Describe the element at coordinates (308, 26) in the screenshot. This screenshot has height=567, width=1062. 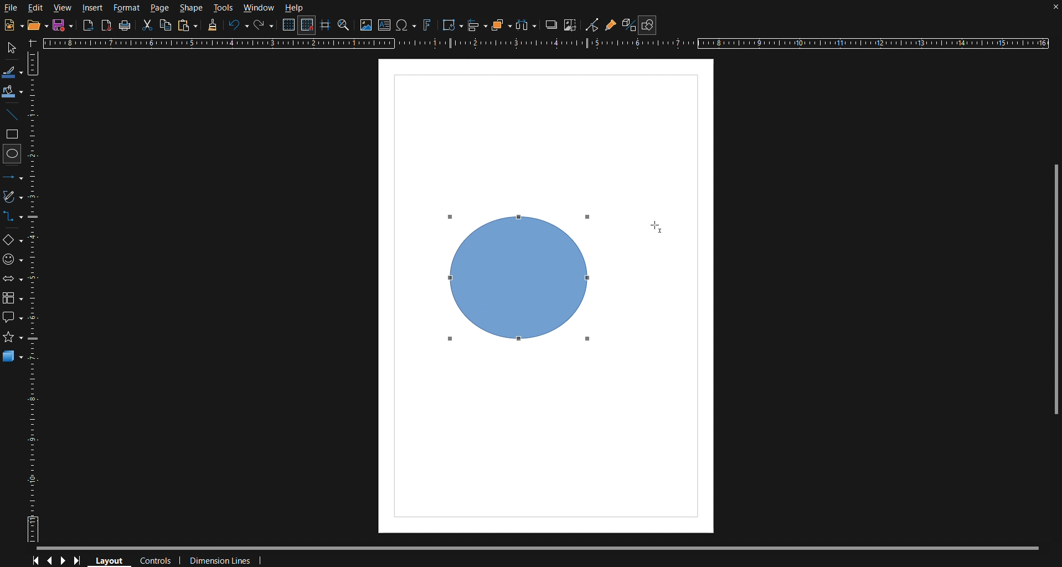
I see `Snap to Grid` at that location.